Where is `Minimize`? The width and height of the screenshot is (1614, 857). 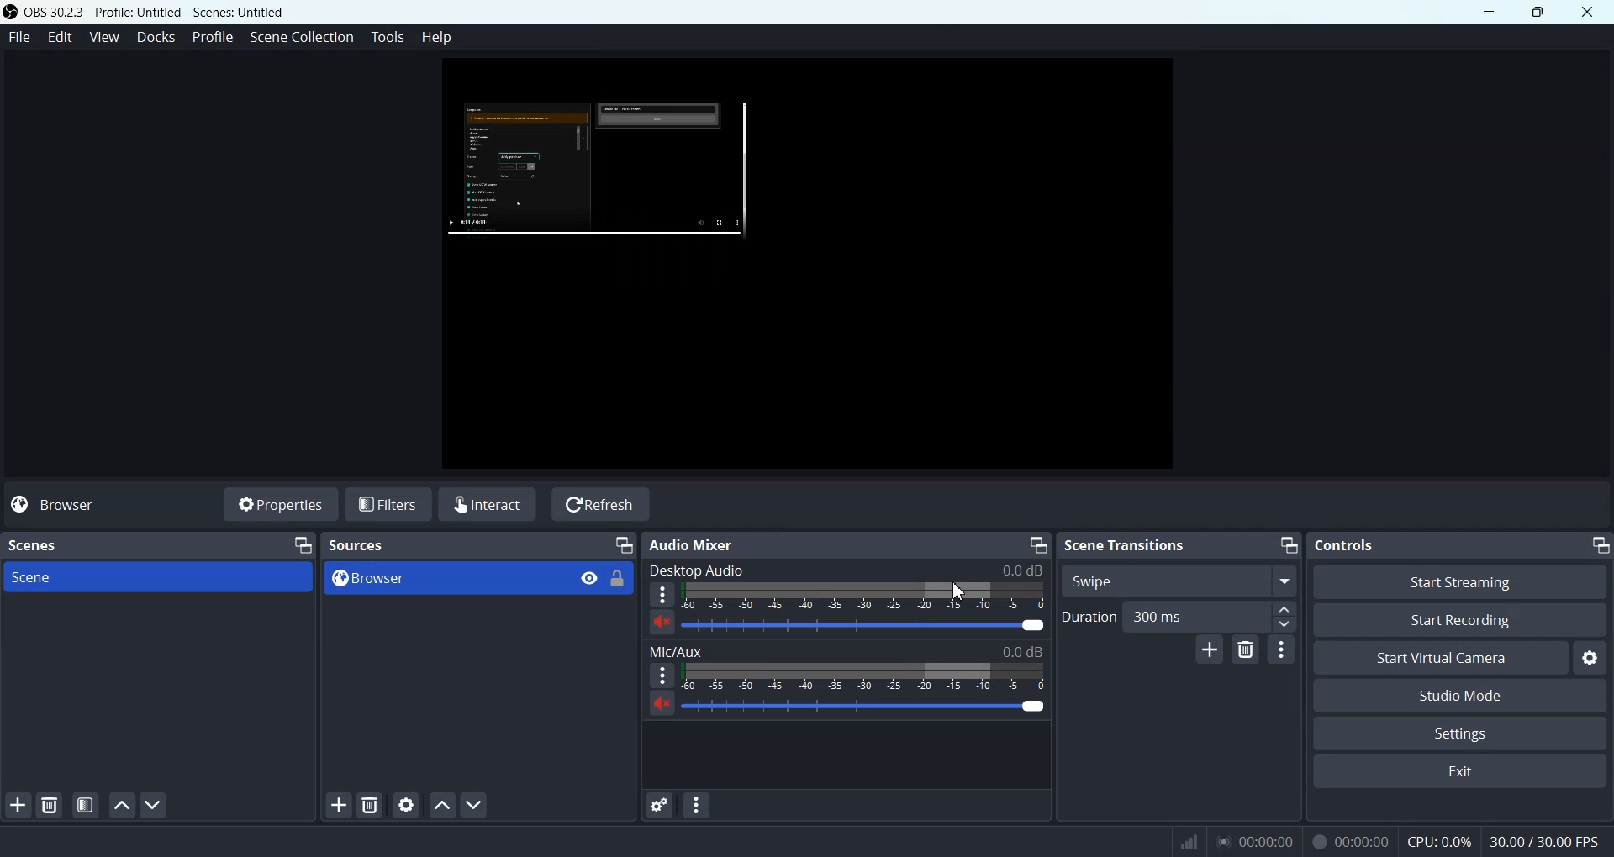 Minimize is located at coordinates (1601, 545).